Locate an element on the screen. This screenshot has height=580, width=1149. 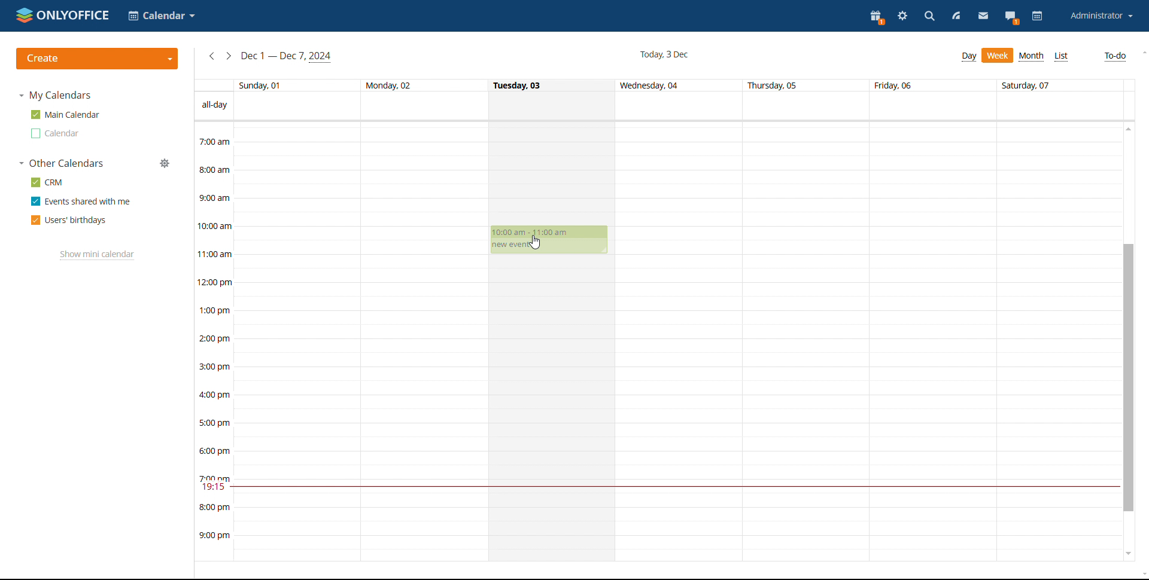
cursor is located at coordinates (537, 242).